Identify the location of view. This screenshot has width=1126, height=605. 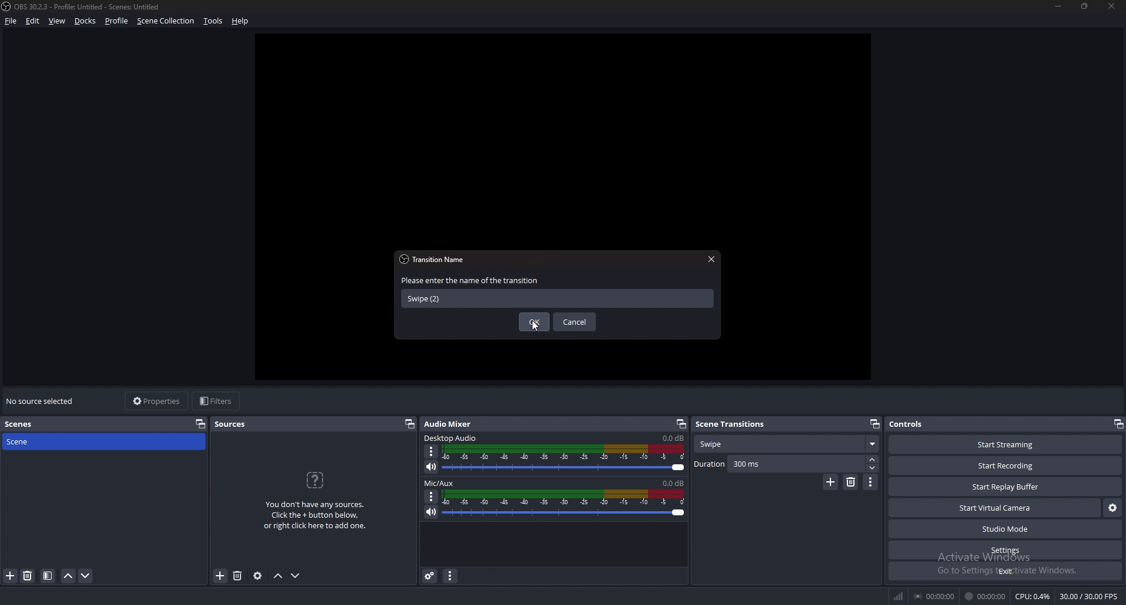
(57, 21).